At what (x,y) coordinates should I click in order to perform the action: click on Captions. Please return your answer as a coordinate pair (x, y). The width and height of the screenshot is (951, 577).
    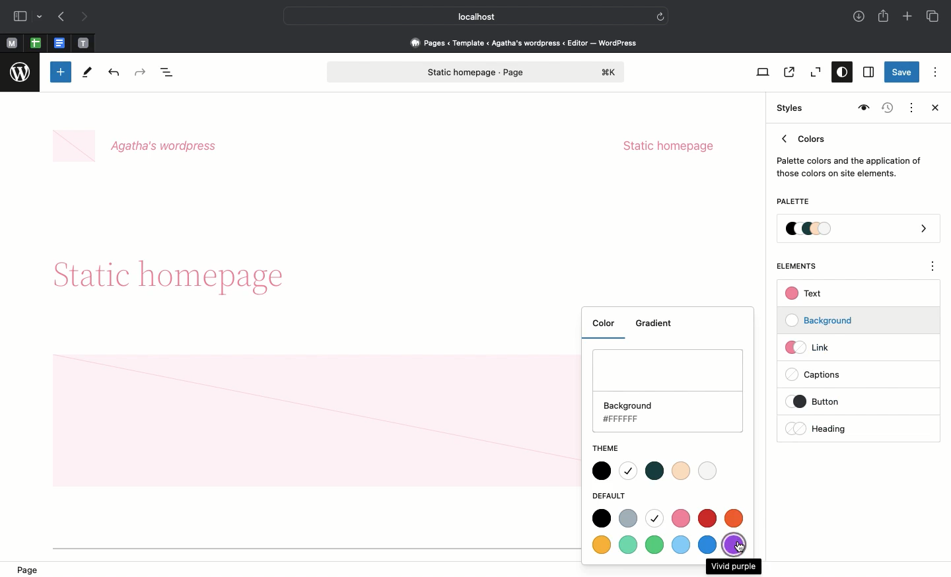
    Looking at the image, I should click on (820, 376).